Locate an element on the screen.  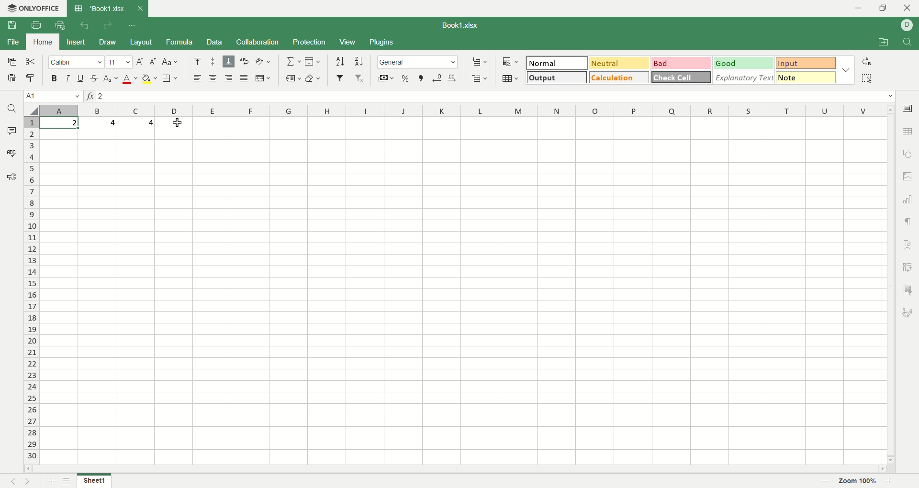
select all is located at coordinates (867, 78).